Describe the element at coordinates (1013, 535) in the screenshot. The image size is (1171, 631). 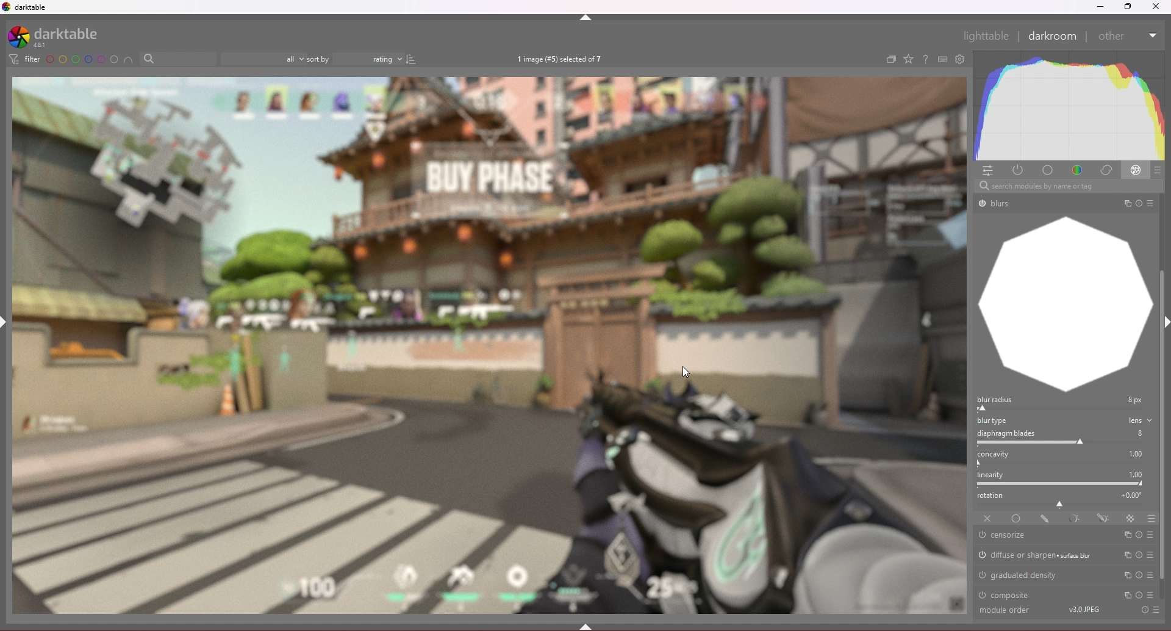
I see `censorize` at that location.